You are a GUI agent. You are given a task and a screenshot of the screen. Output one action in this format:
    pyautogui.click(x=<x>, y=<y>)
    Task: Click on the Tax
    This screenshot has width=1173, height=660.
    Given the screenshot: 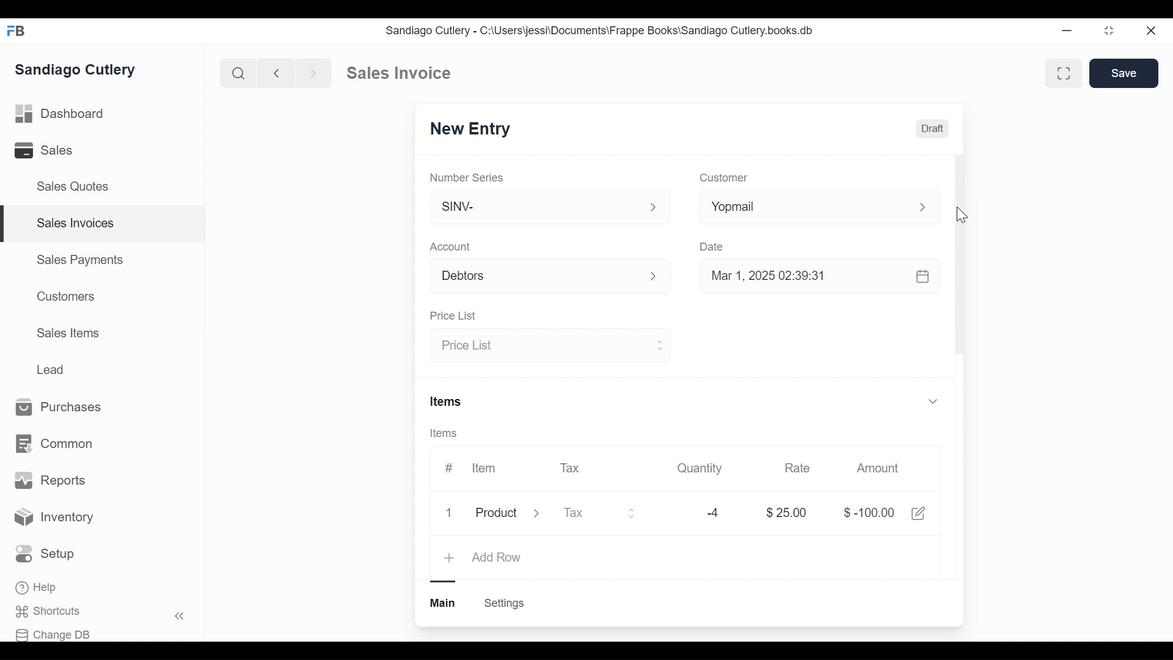 What is the action you would take?
    pyautogui.click(x=569, y=469)
    